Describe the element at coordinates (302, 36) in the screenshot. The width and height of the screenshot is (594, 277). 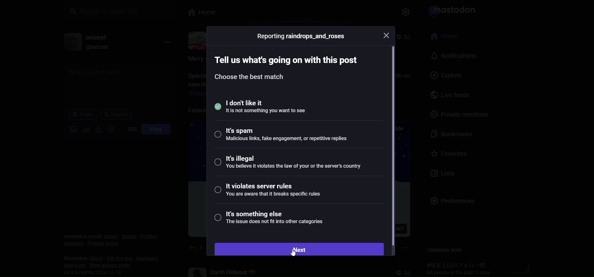
I see `reporting user` at that location.